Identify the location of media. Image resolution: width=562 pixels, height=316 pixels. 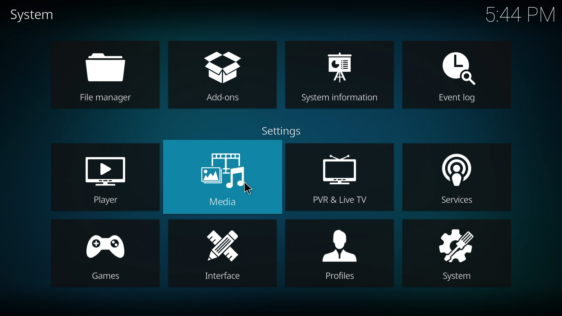
(229, 169).